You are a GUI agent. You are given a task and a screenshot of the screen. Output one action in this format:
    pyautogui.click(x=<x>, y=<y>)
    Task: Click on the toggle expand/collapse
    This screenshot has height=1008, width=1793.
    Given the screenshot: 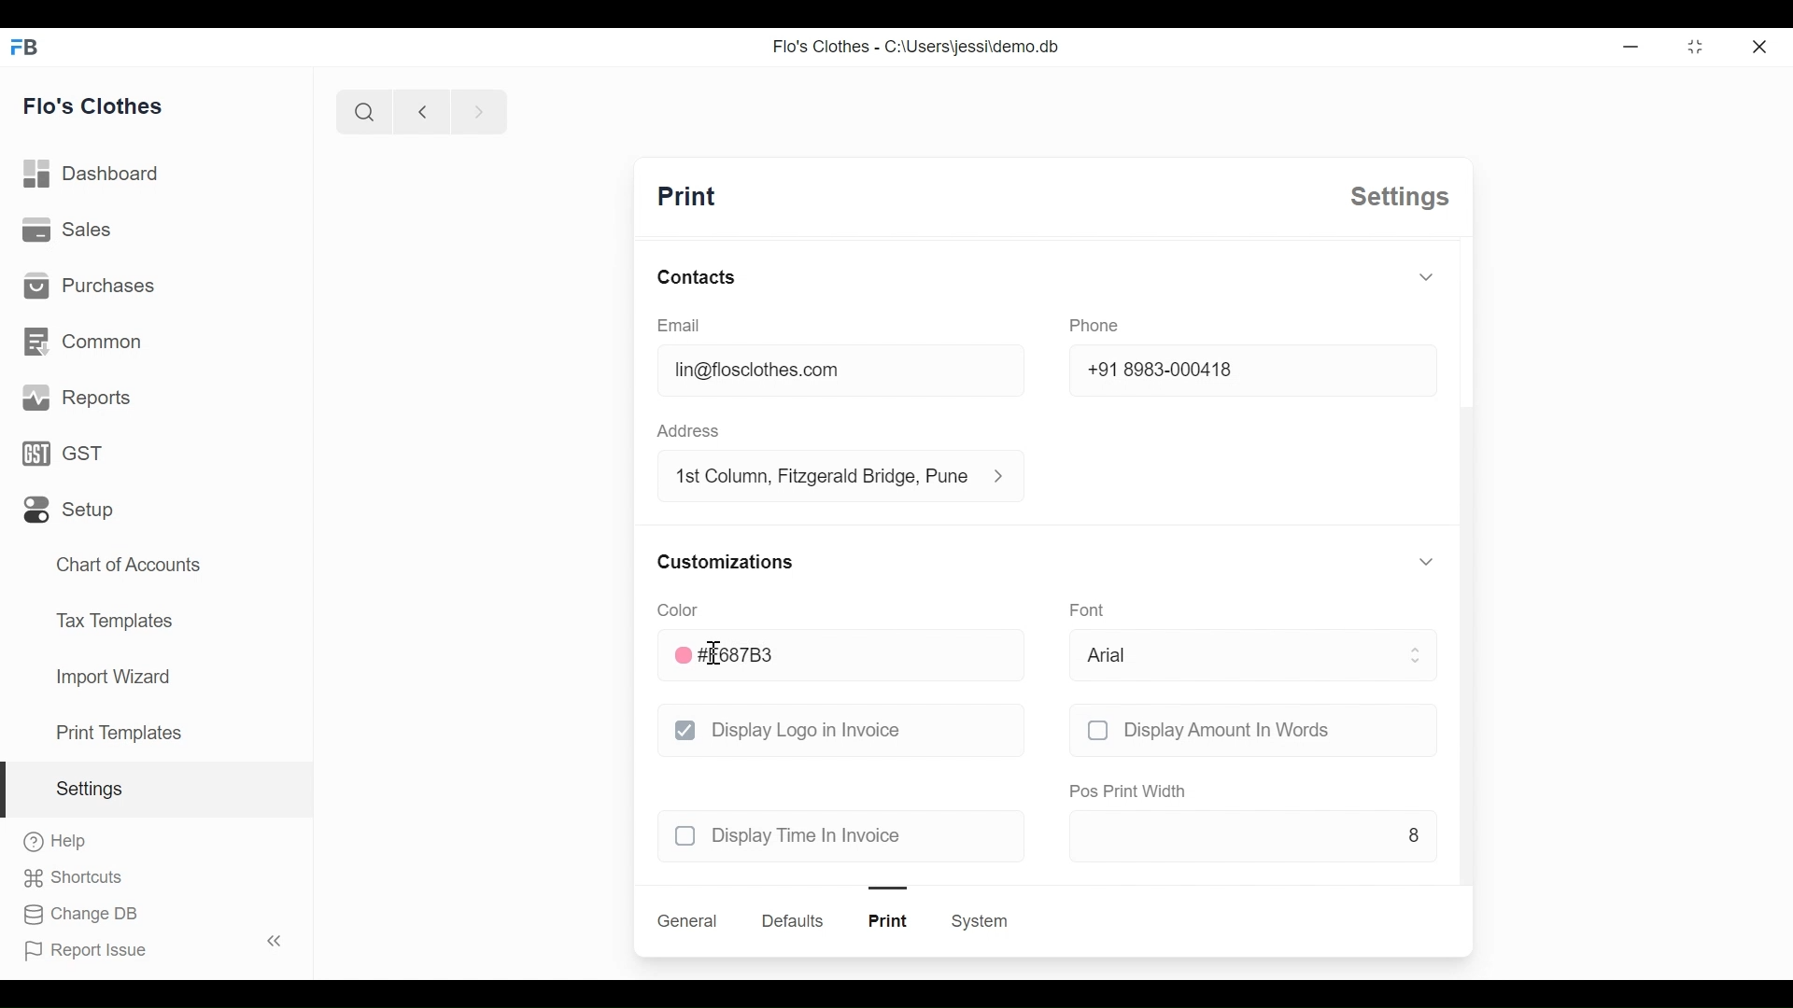 What is the action you would take?
    pyautogui.click(x=1426, y=276)
    